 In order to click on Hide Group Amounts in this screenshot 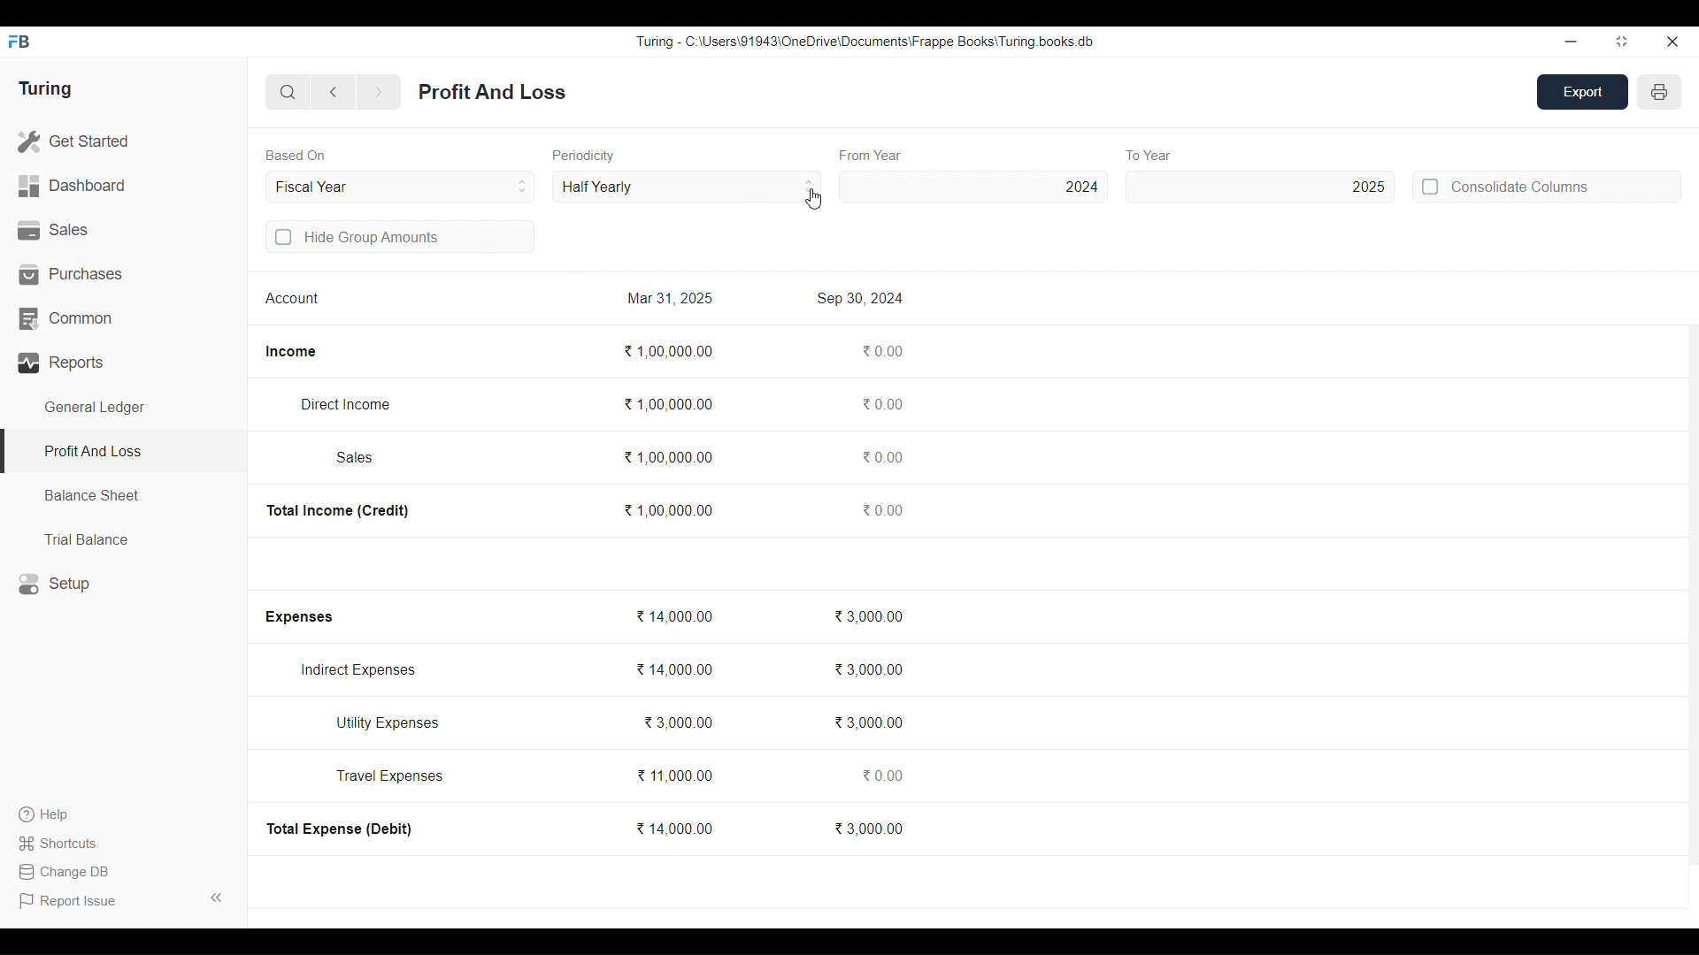, I will do `click(401, 236)`.